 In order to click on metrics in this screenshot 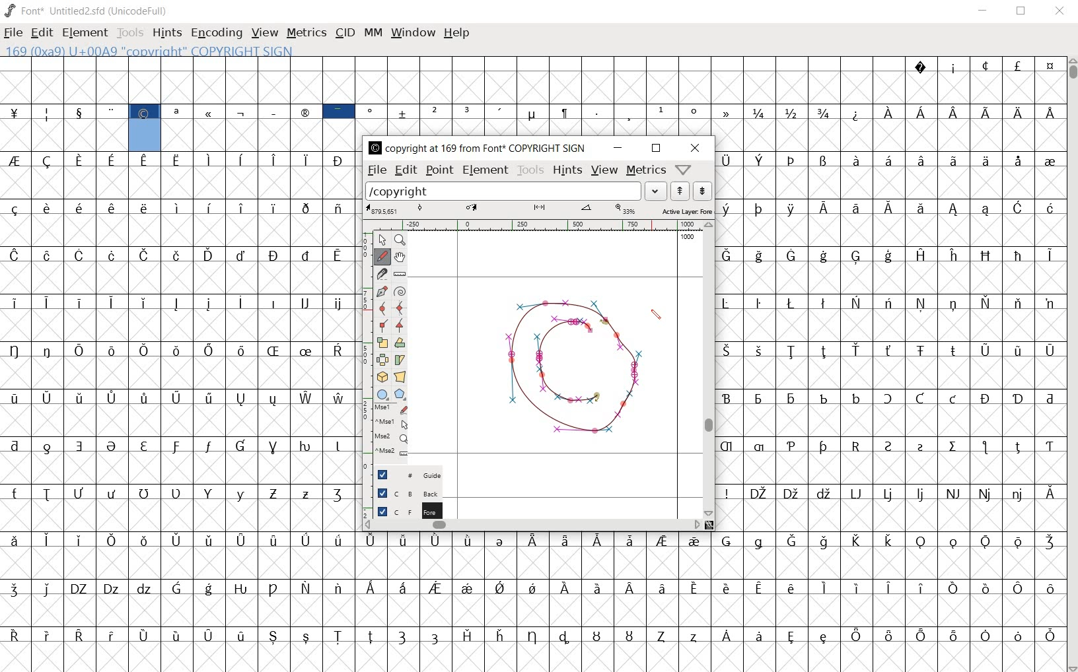, I will do `click(306, 32)`.